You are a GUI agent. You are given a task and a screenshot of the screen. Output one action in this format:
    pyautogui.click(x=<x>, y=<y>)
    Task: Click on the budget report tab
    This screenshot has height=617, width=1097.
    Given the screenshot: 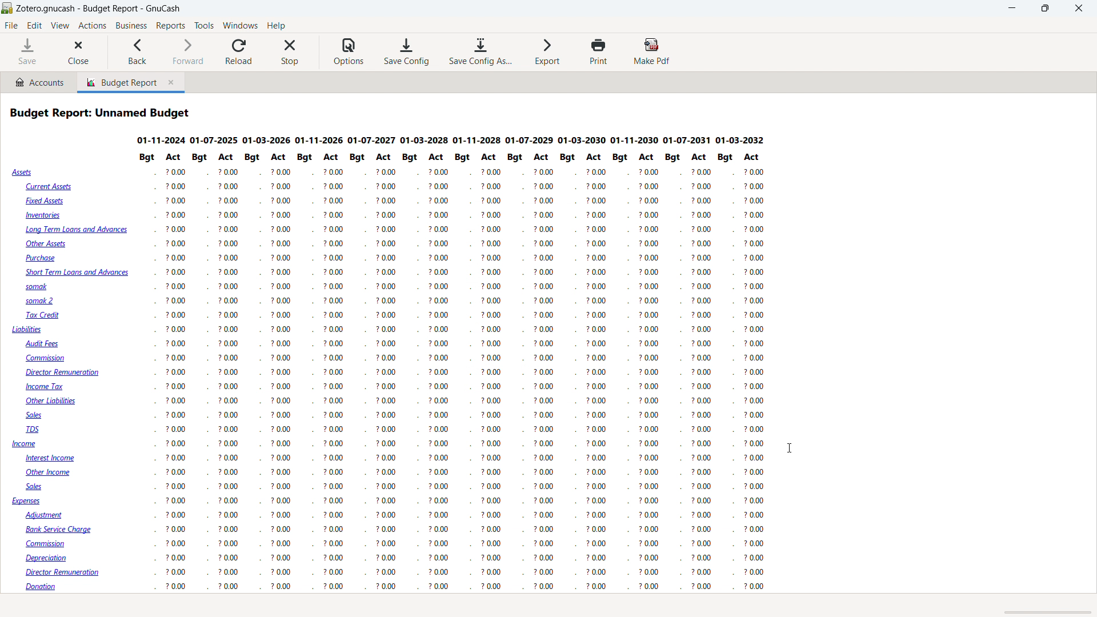 What is the action you would take?
    pyautogui.click(x=118, y=82)
    